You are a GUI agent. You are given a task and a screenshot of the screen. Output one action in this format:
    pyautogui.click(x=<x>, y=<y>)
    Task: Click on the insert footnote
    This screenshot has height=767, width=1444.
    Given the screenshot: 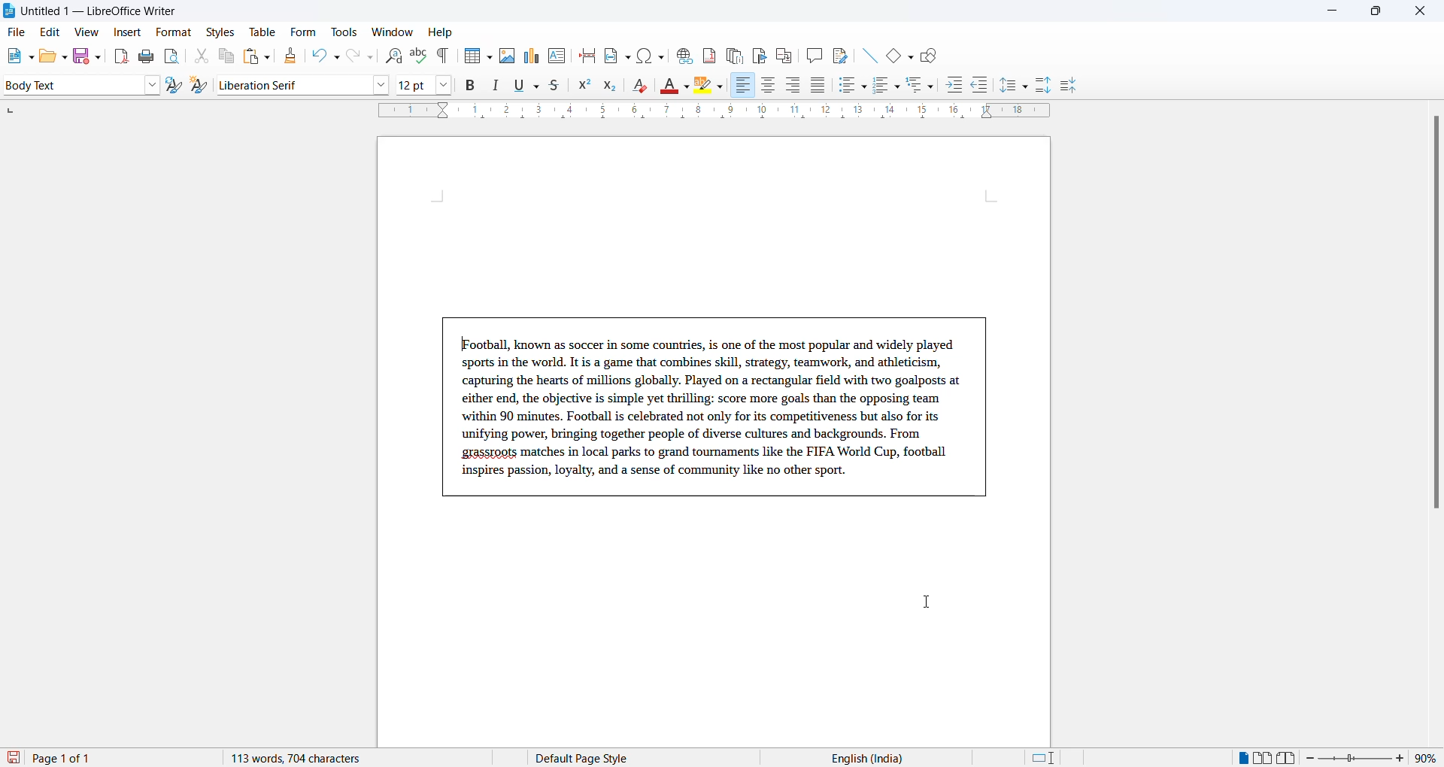 What is the action you would take?
    pyautogui.click(x=705, y=53)
    